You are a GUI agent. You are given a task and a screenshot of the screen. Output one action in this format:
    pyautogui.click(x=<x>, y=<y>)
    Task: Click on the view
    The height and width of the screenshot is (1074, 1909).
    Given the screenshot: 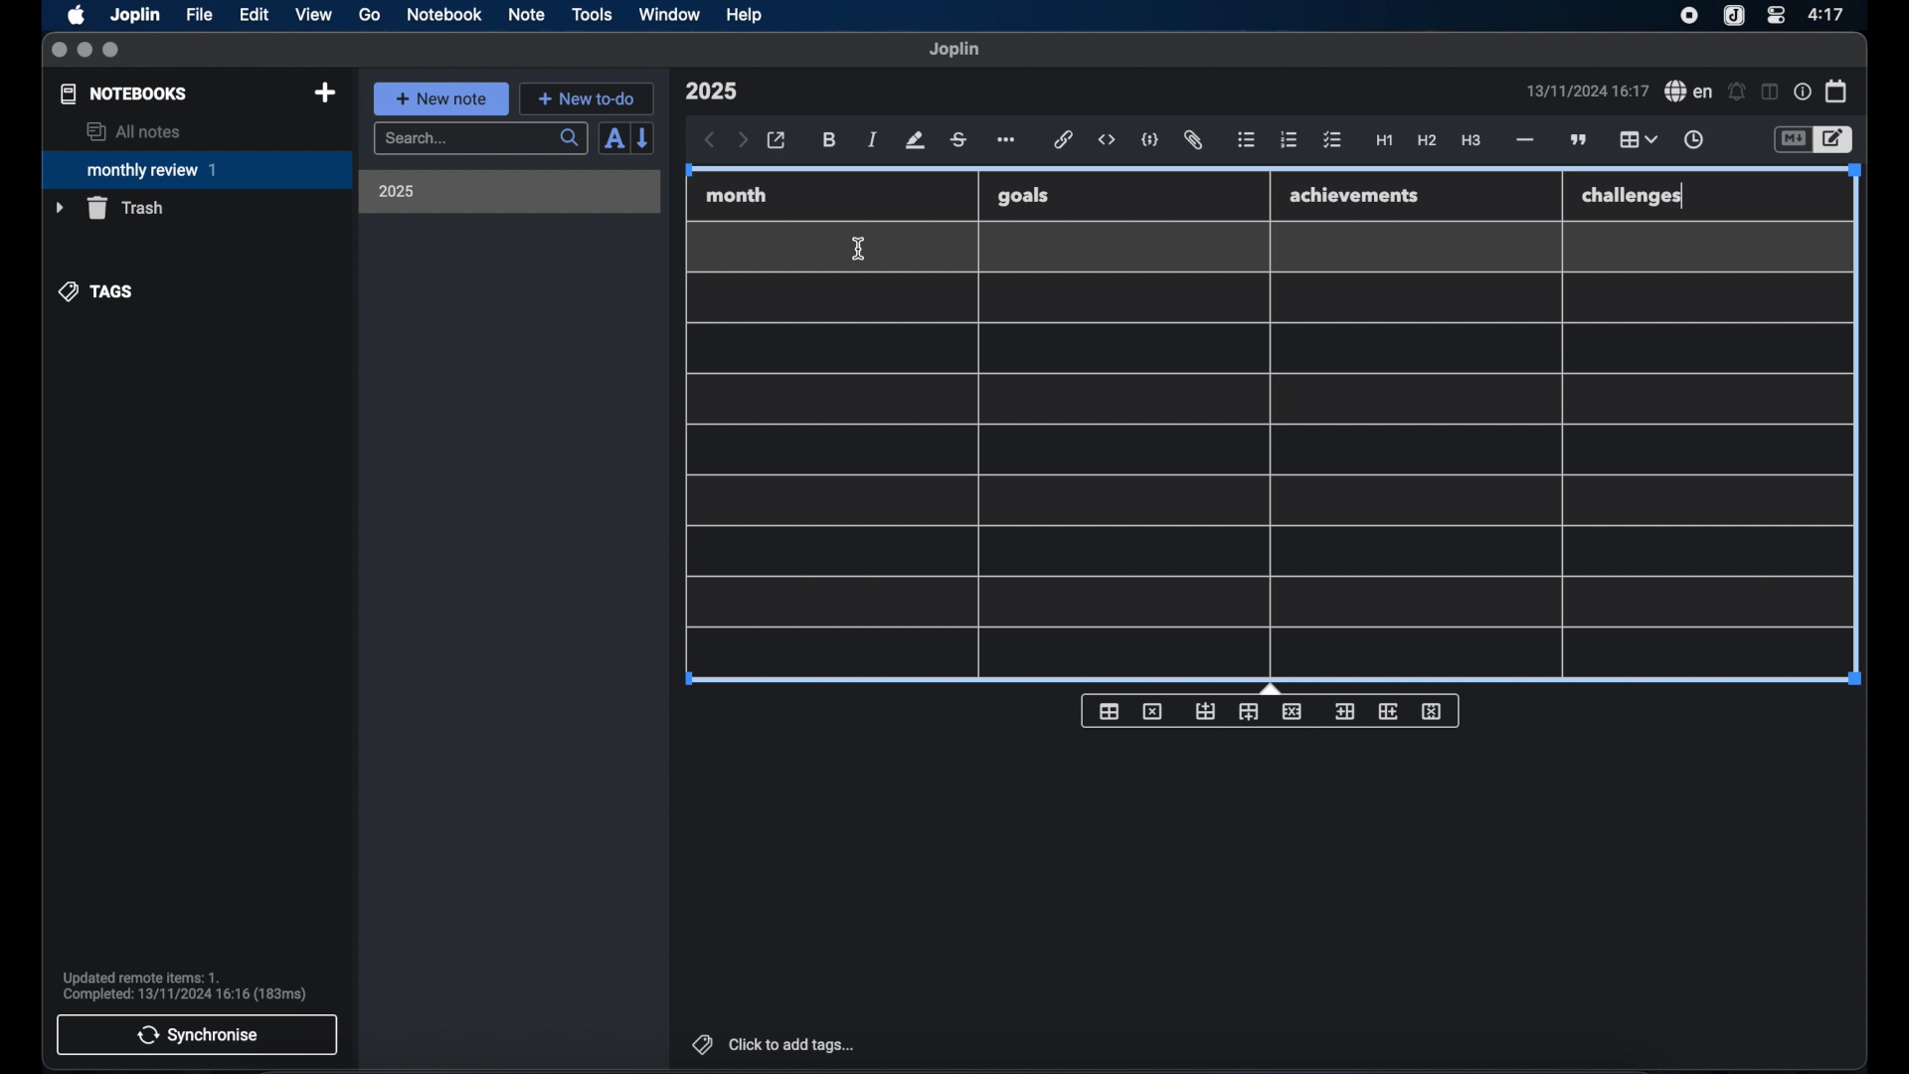 What is the action you would take?
    pyautogui.click(x=313, y=15)
    